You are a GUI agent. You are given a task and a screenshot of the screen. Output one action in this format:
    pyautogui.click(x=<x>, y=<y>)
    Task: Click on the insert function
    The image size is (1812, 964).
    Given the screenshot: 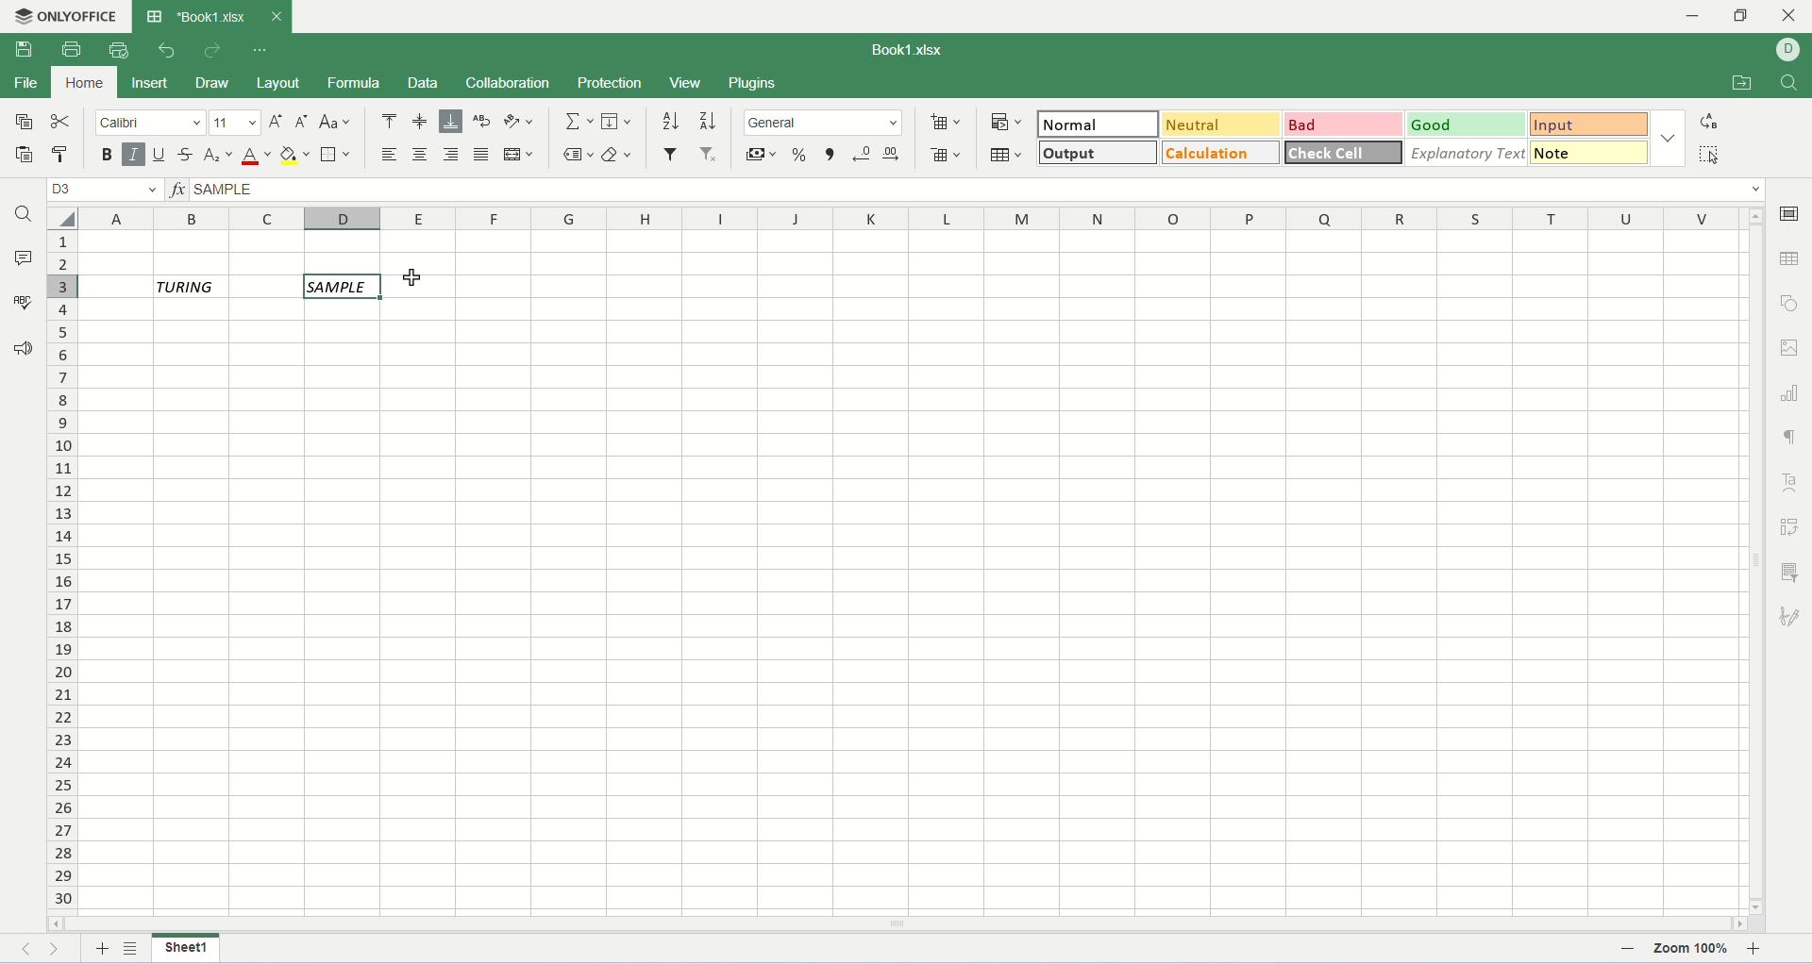 What is the action you would take?
    pyautogui.click(x=178, y=188)
    